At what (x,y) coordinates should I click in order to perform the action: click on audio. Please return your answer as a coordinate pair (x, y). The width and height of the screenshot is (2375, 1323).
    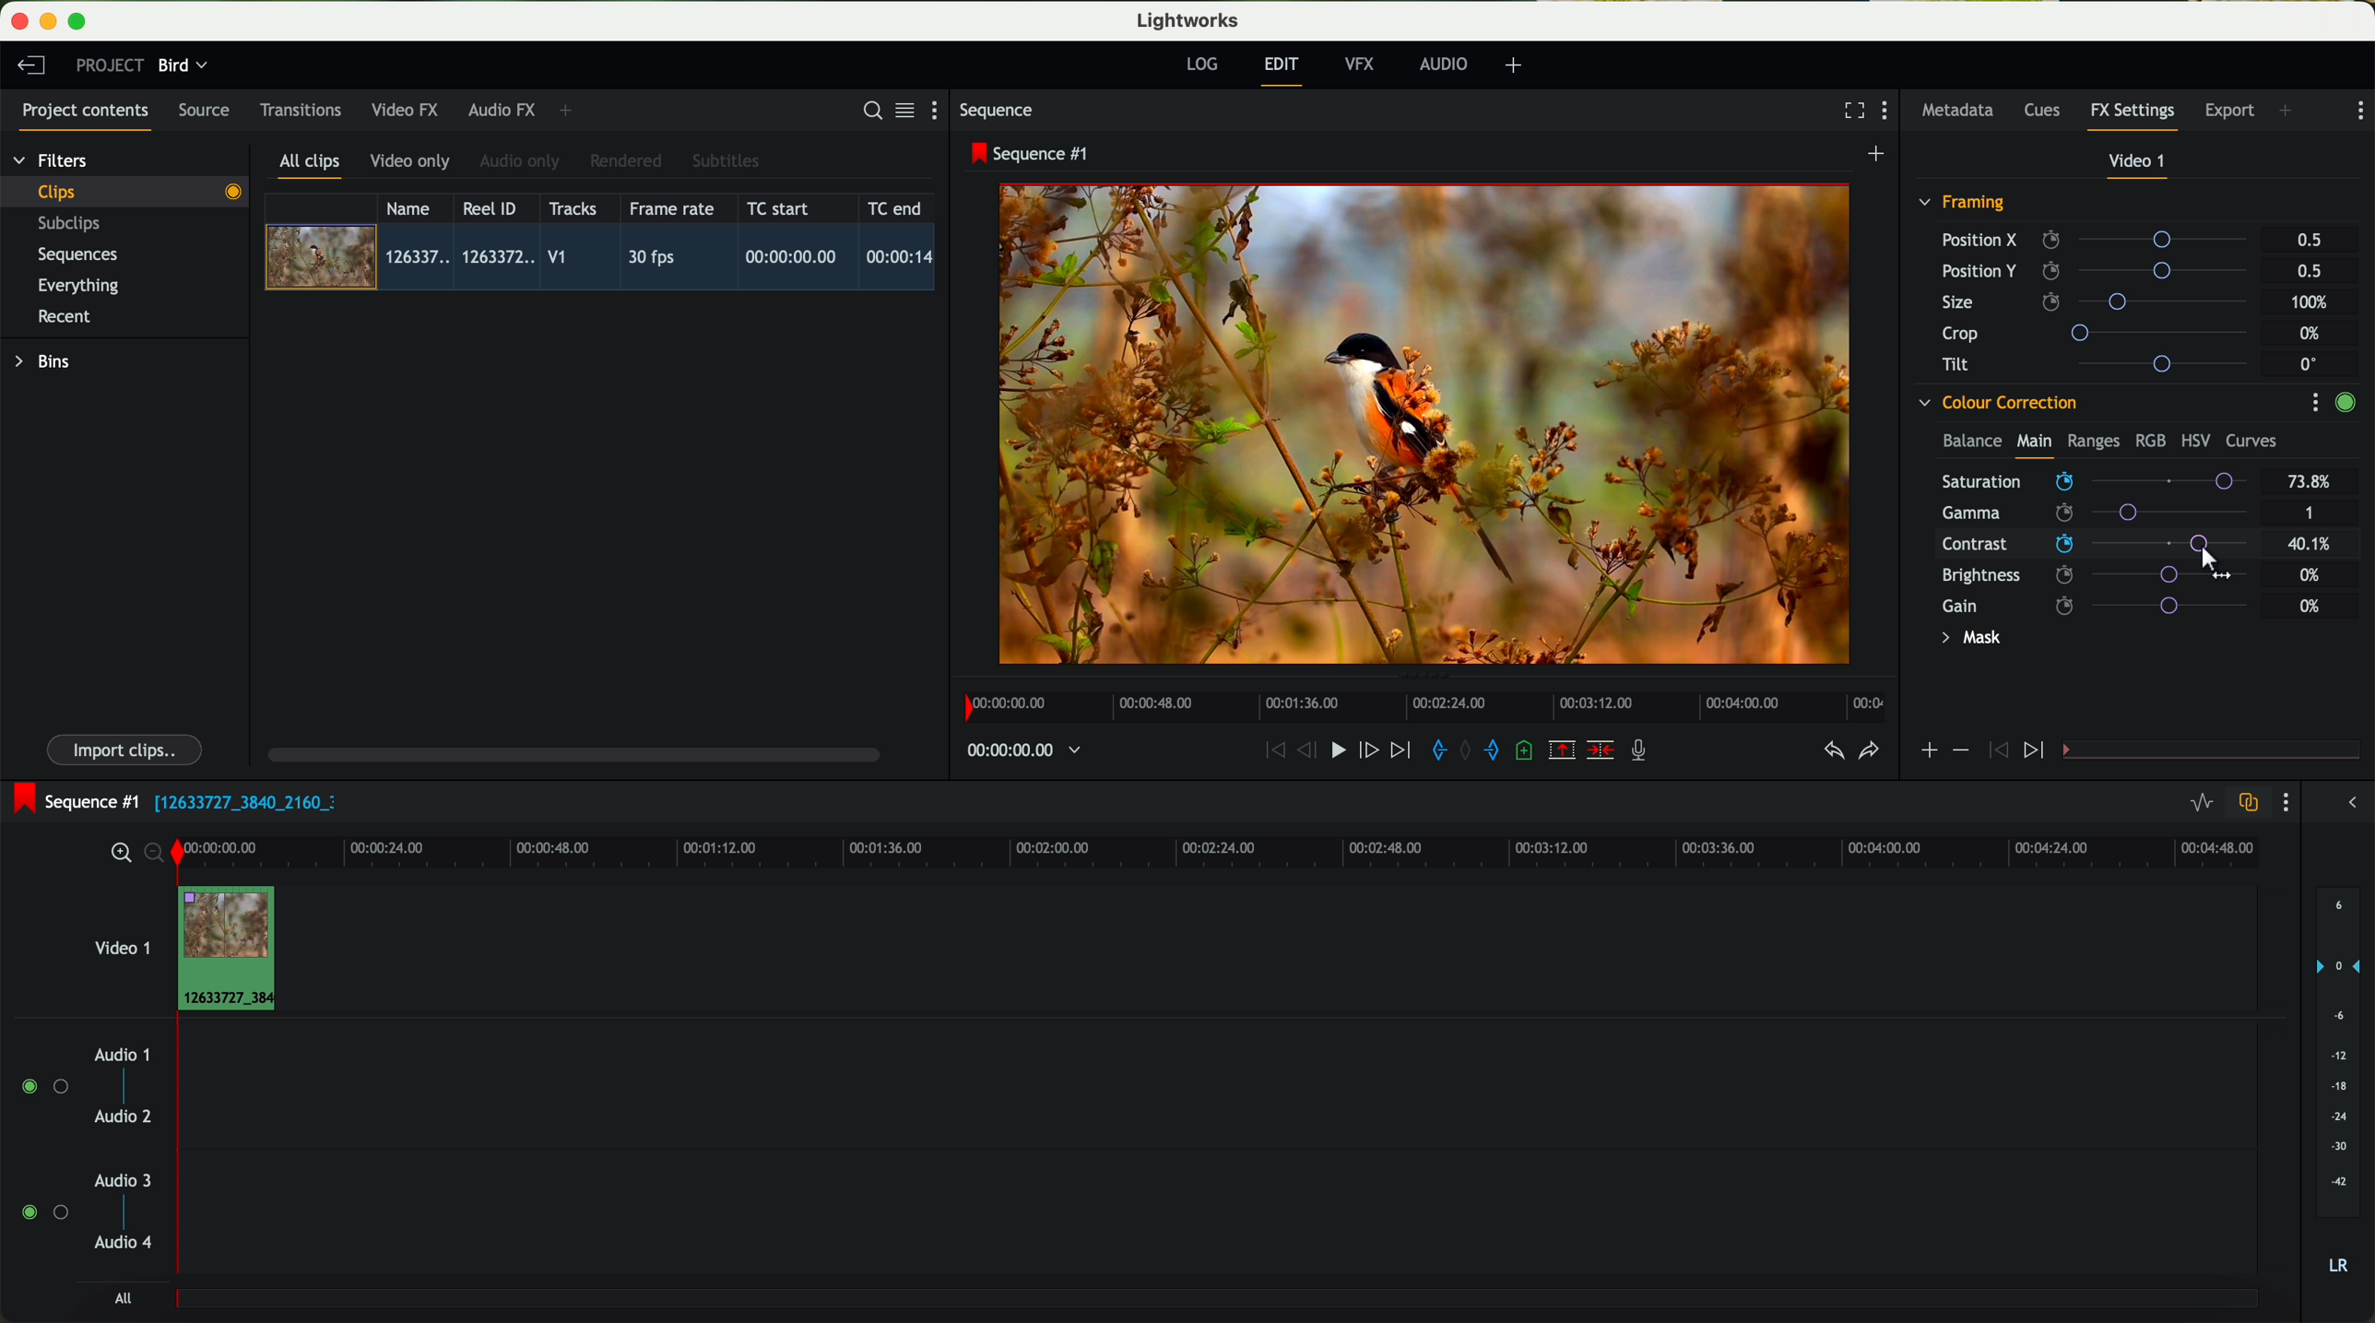
    Looking at the image, I should click on (1444, 64).